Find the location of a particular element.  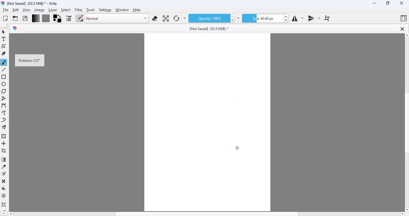

cursor is located at coordinates (237, 148).